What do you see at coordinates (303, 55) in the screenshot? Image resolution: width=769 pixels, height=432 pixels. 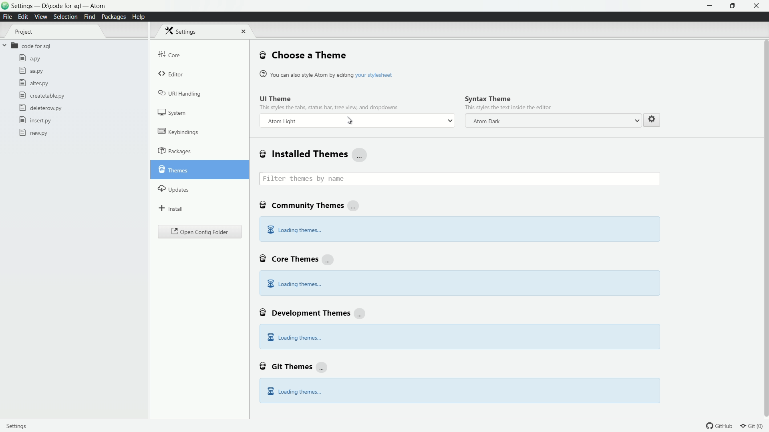 I see `choose a theme` at bounding box center [303, 55].